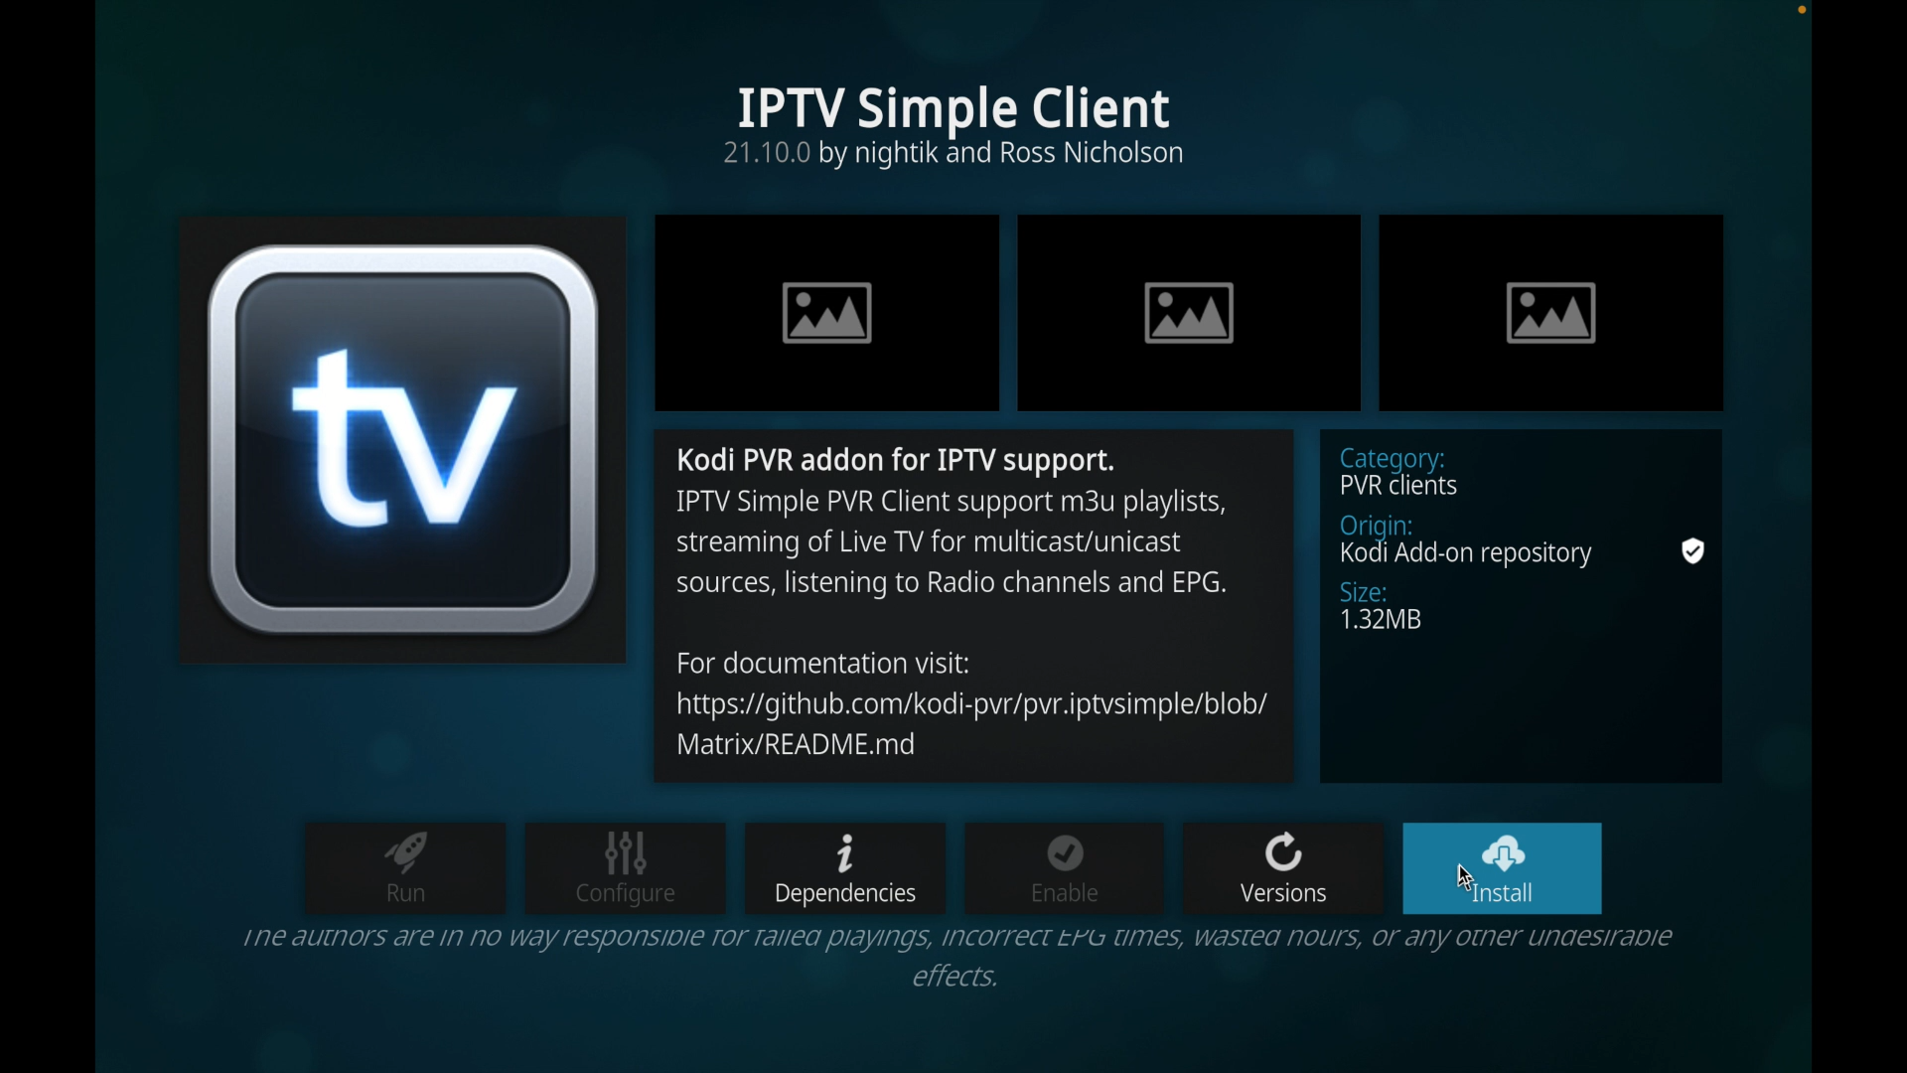 This screenshot has width=1907, height=1073. Describe the element at coordinates (1065, 865) in the screenshot. I see `enable` at that location.